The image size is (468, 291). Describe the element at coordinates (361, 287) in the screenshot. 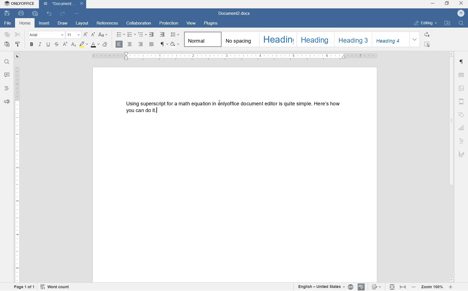

I see `spell check` at that location.